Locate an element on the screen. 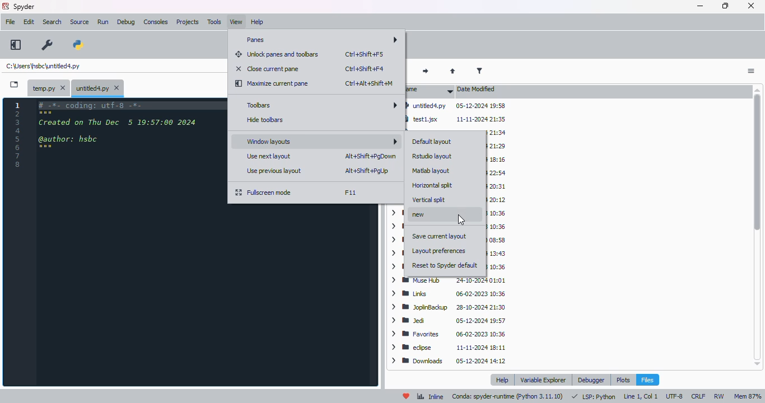  CRLF is located at coordinates (699, 396).